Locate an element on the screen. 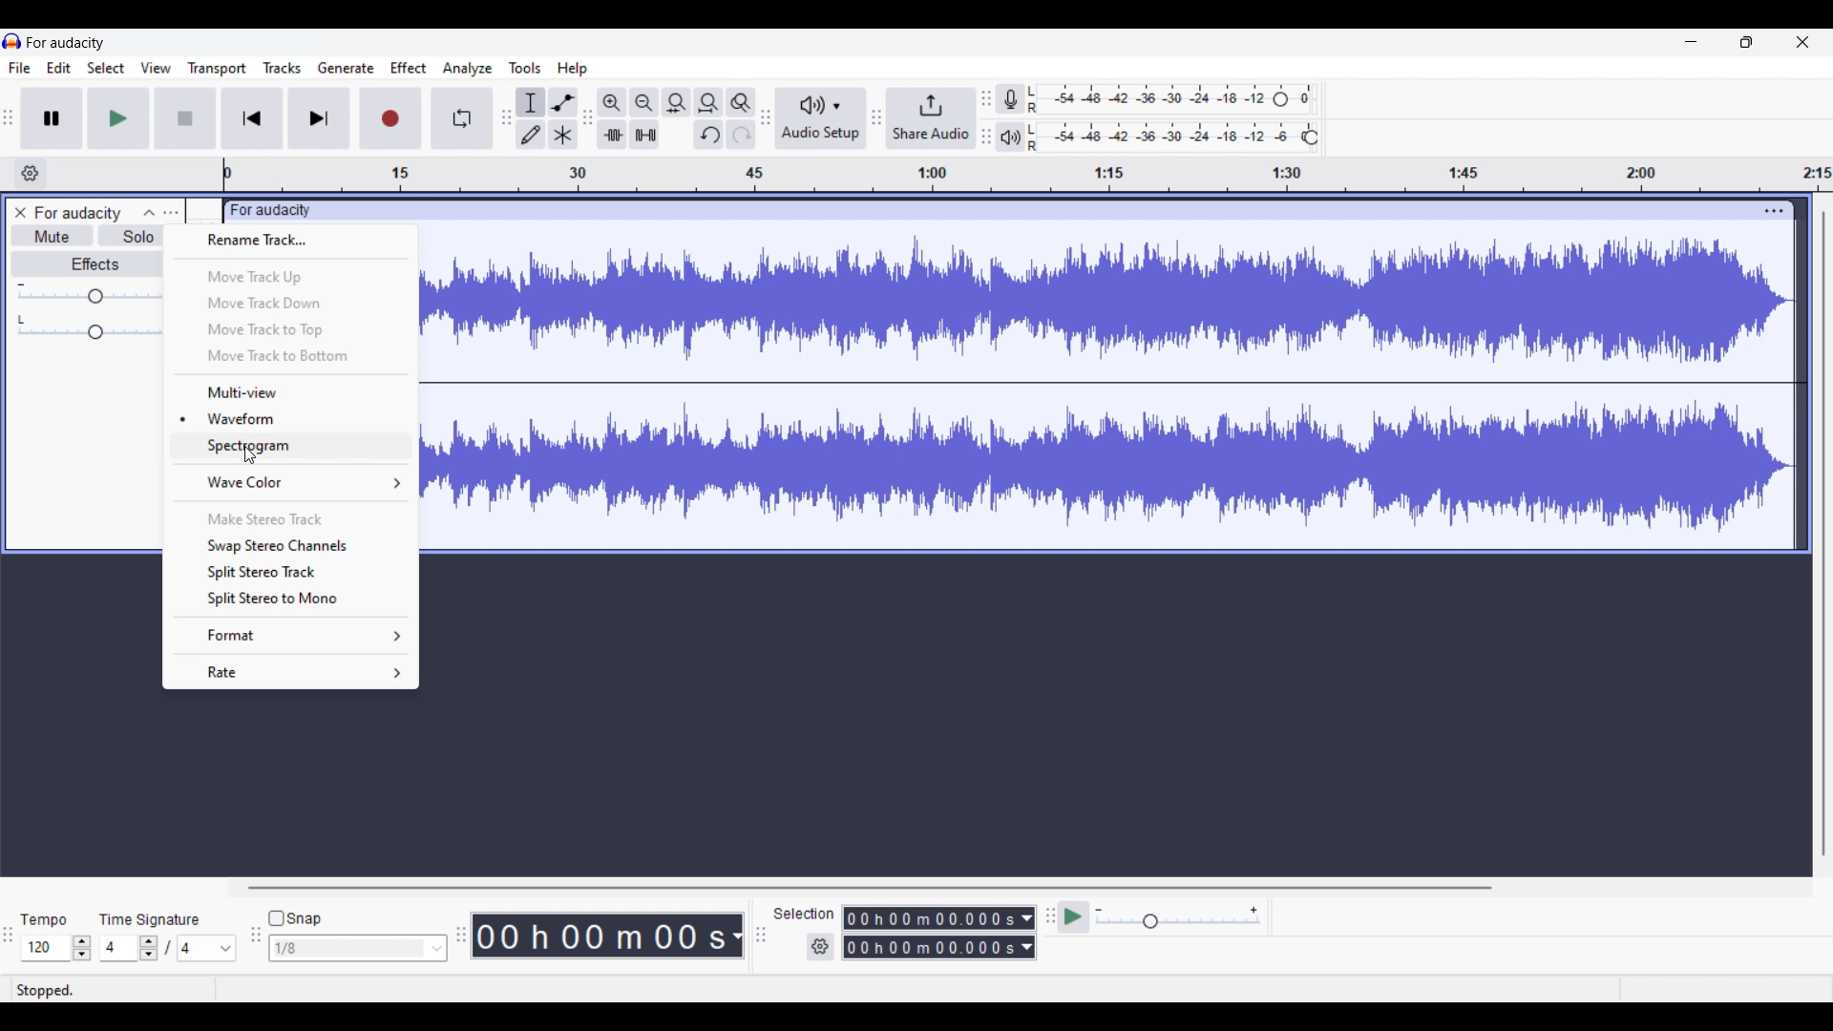 This screenshot has height=1031, width=1833. Playback level is located at coordinates (1171, 137).